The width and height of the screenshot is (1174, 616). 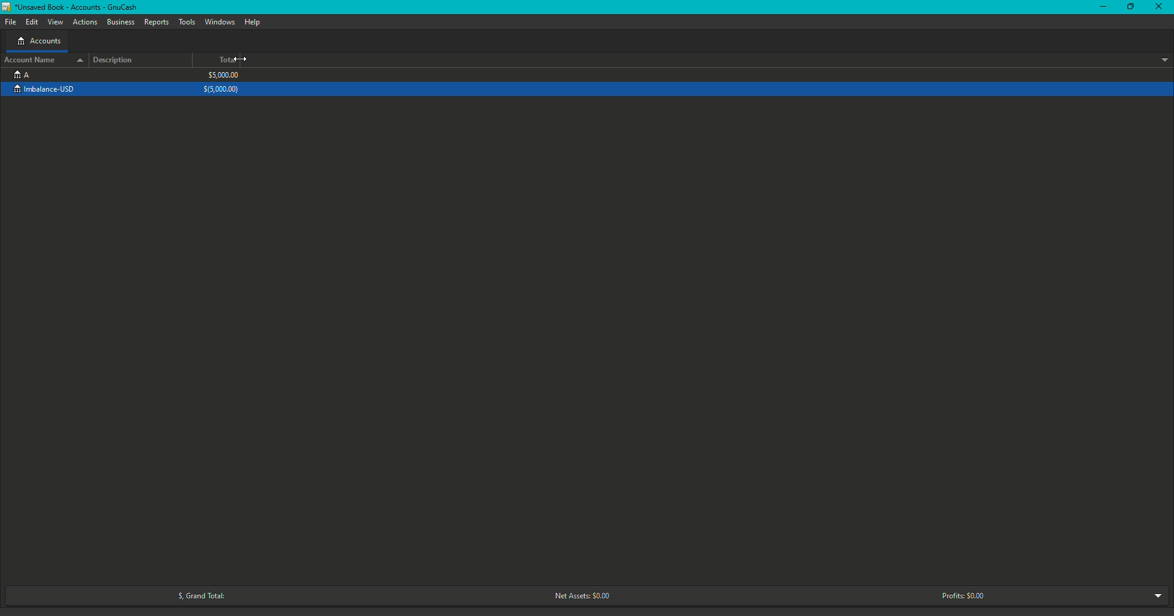 What do you see at coordinates (223, 82) in the screenshot?
I see `$5,000` at bounding box center [223, 82].